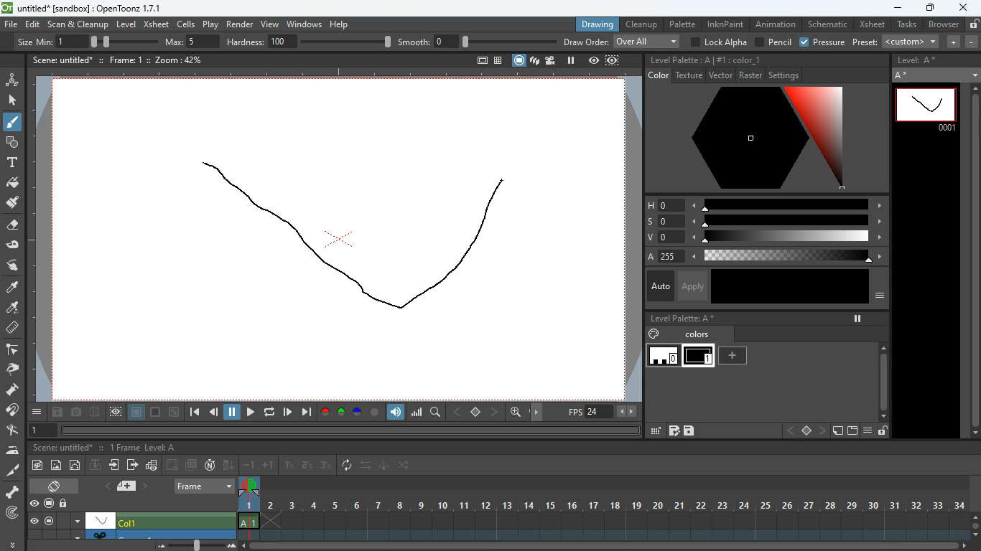  Describe the element at coordinates (214, 414) in the screenshot. I see `back` at that location.